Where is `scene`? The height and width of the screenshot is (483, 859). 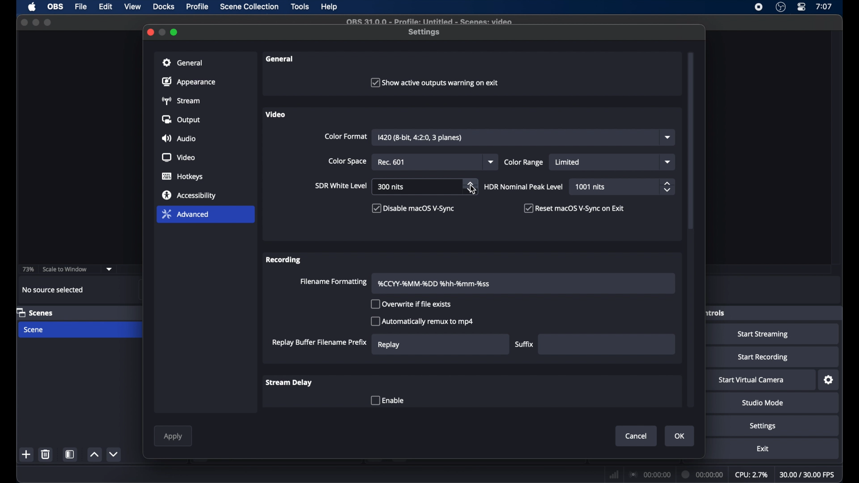
scene is located at coordinates (34, 330).